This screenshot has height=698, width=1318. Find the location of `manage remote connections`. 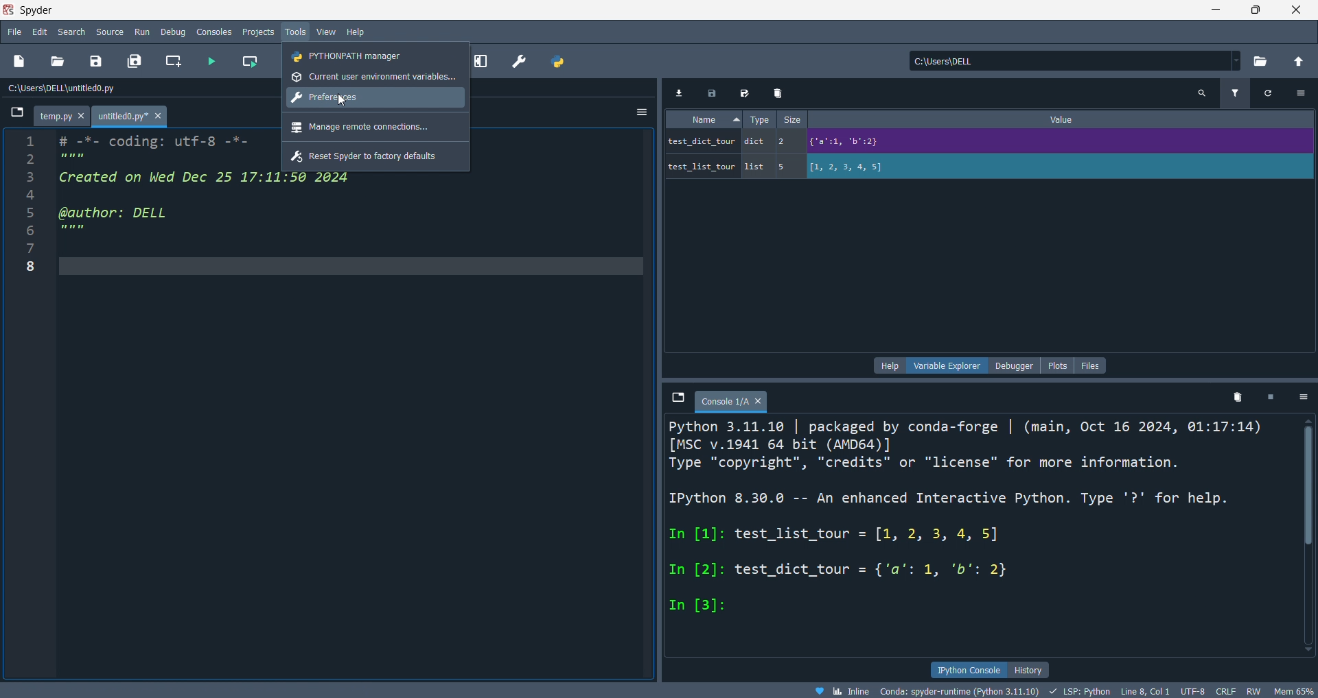

manage remote connections is located at coordinates (377, 128).